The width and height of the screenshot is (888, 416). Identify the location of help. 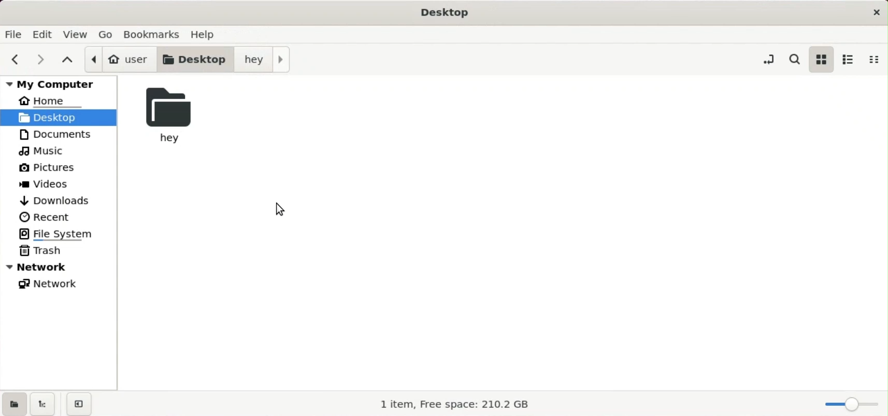
(206, 33).